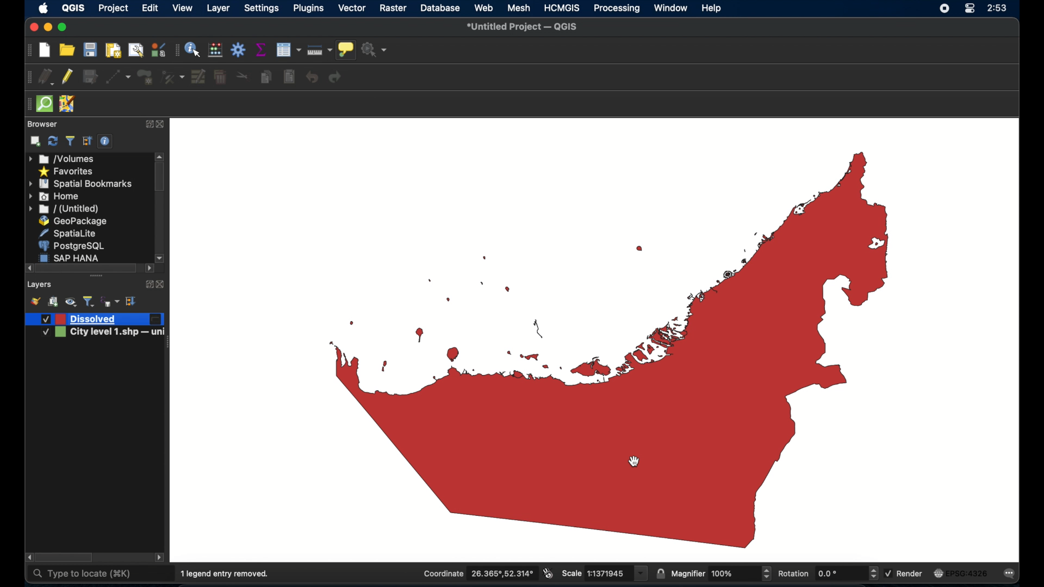  Describe the element at coordinates (348, 51) in the screenshot. I see `show map tips` at that location.